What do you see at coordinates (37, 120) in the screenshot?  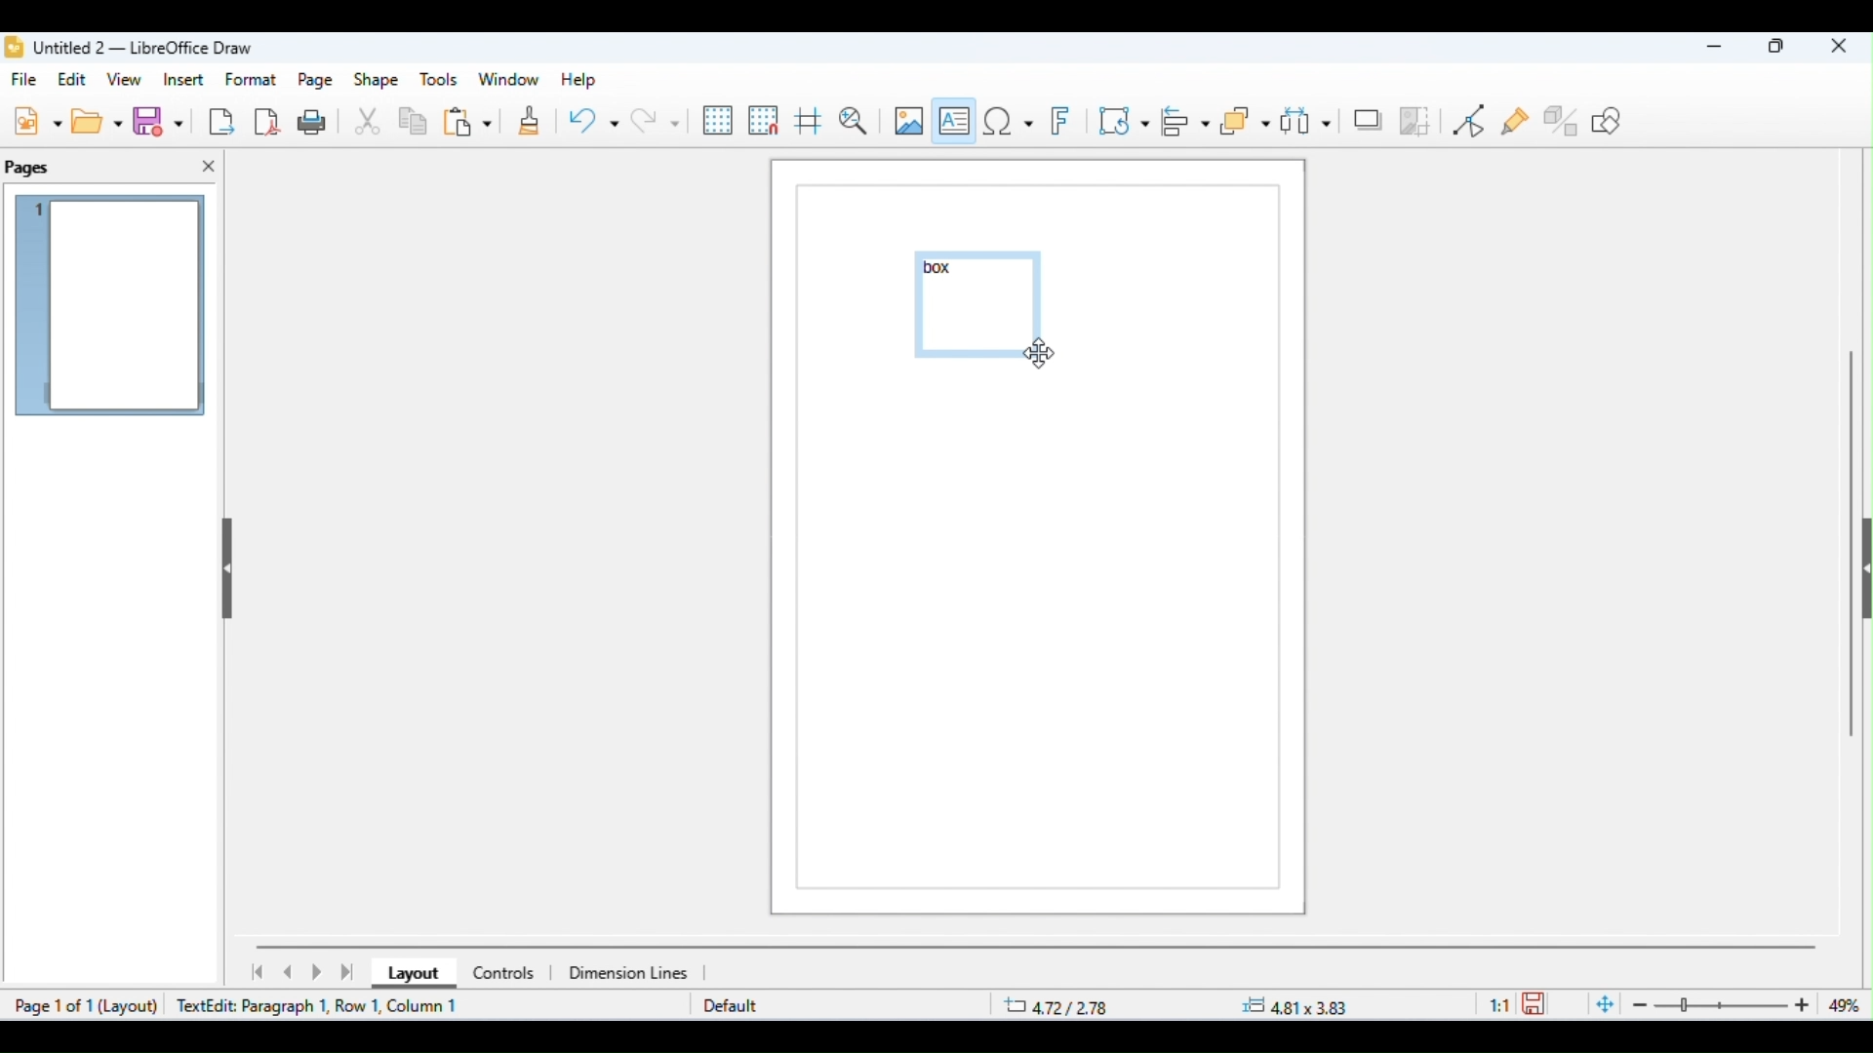 I see `new` at bounding box center [37, 120].